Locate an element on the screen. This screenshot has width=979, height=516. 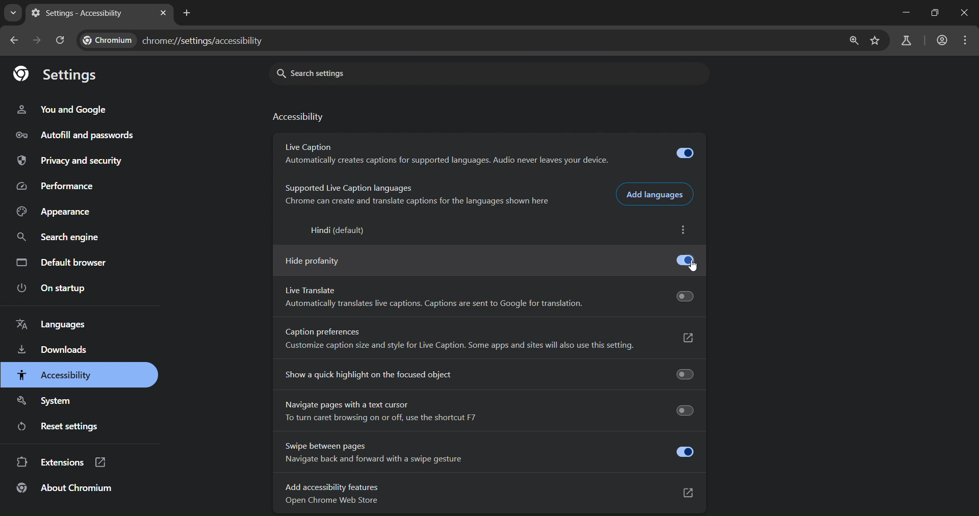
privacy and security is located at coordinates (73, 161).